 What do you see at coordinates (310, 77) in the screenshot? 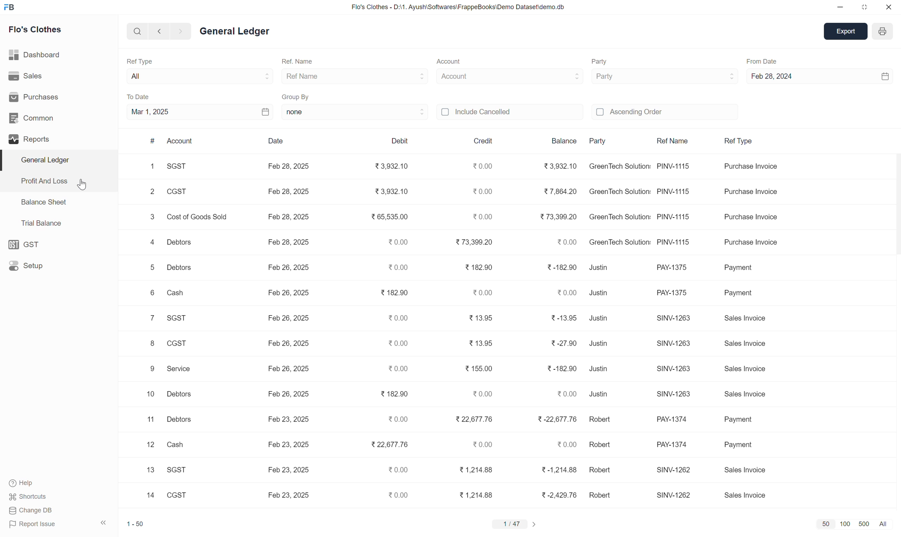
I see `Ref Name` at bounding box center [310, 77].